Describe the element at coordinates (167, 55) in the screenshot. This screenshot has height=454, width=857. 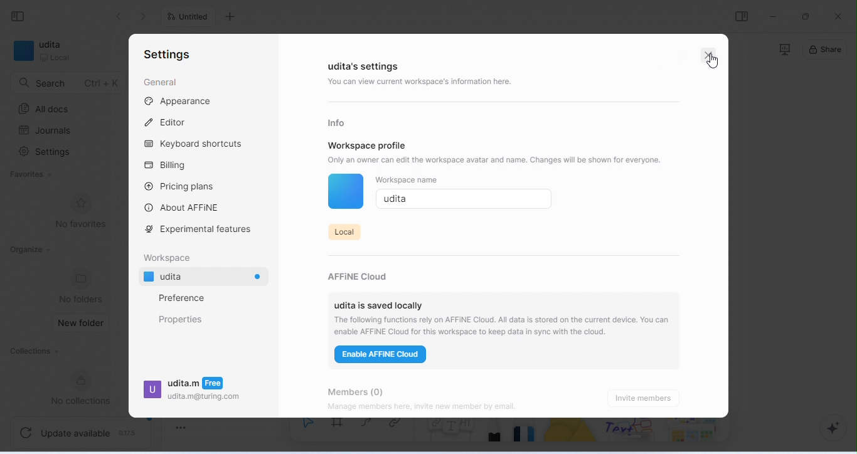
I see `settings` at that location.